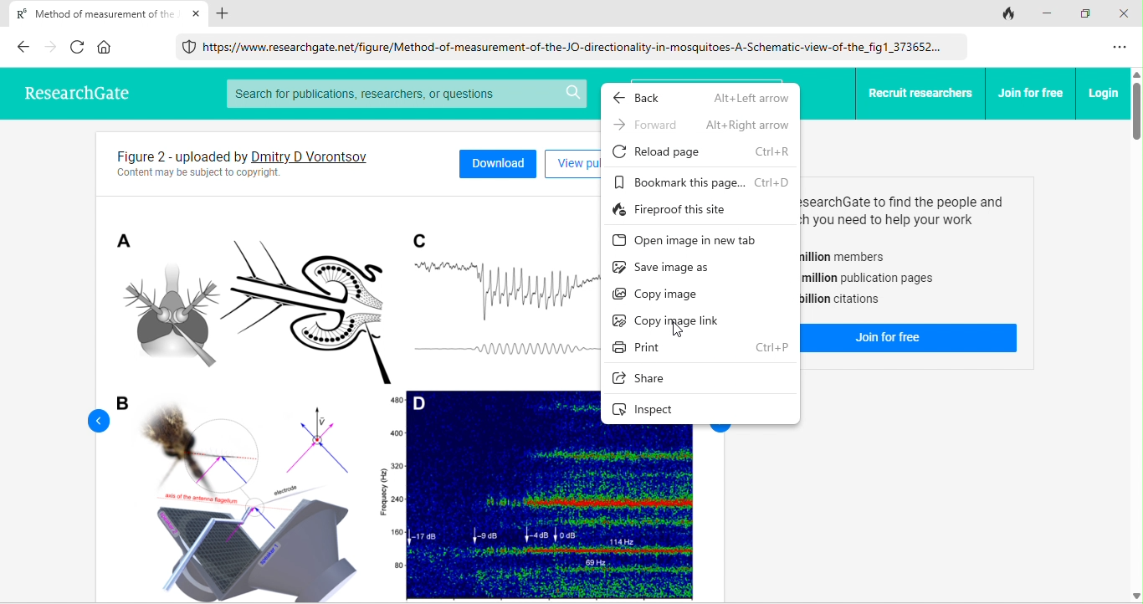 This screenshot has width=1143, height=604. I want to click on save image as, so click(682, 267).